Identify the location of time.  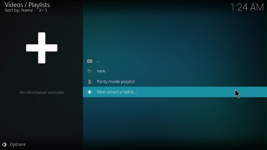
(248, 6).